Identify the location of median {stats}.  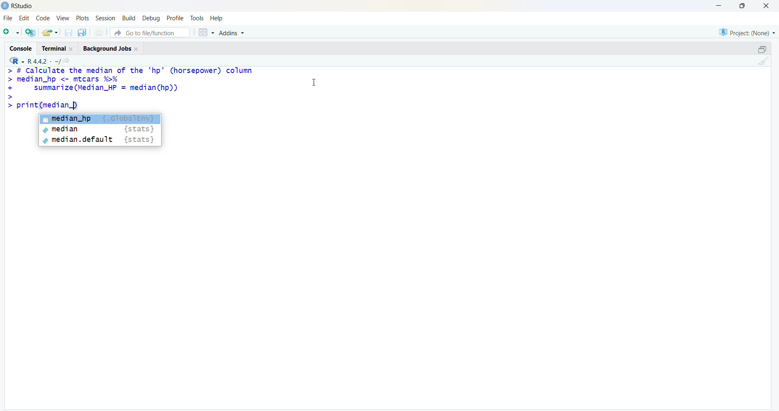
(99, 130).